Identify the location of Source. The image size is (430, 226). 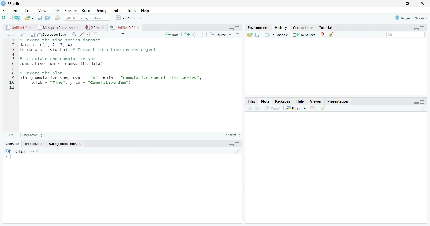
(219, 35).